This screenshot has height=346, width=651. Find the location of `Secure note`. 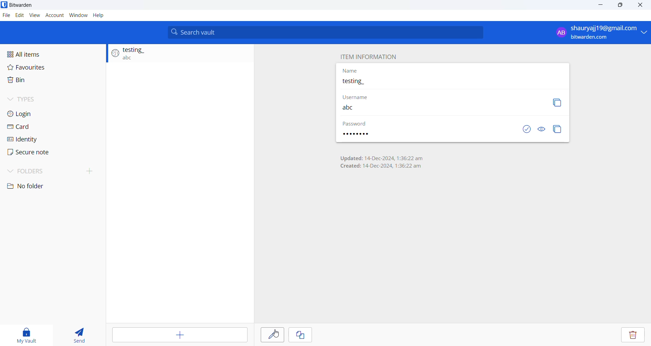

Secure note is located at coordinates (34, 153).